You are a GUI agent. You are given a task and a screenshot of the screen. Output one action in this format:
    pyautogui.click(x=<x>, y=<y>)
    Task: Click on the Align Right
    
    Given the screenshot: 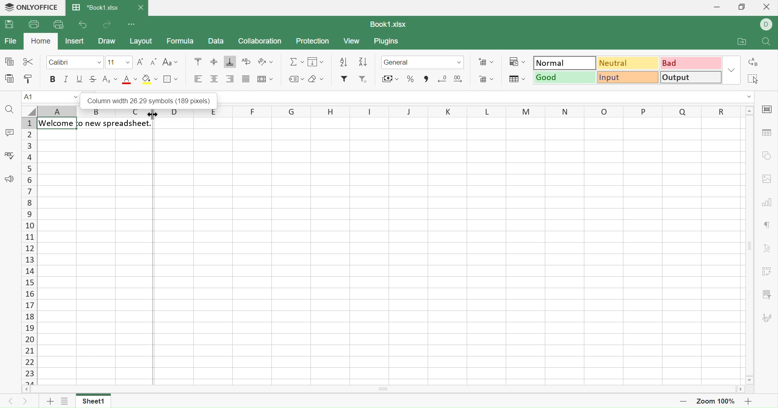 What is the action you would take?
    pyautogui.click(x=232, y=79)
    